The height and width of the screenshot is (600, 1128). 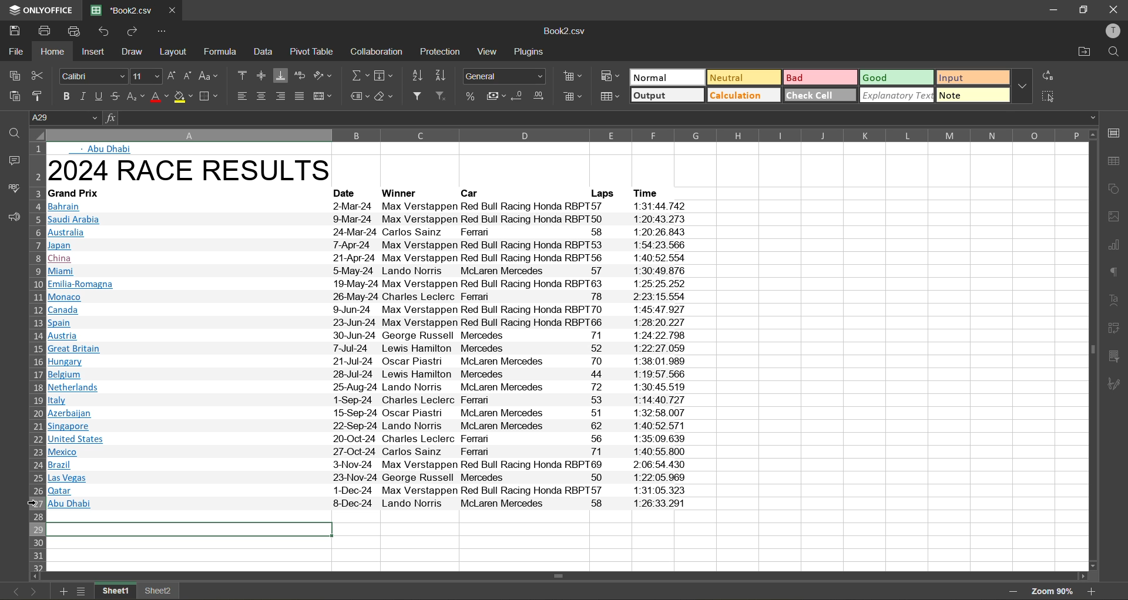 I want to click on text info, so click(x=378, y=335).